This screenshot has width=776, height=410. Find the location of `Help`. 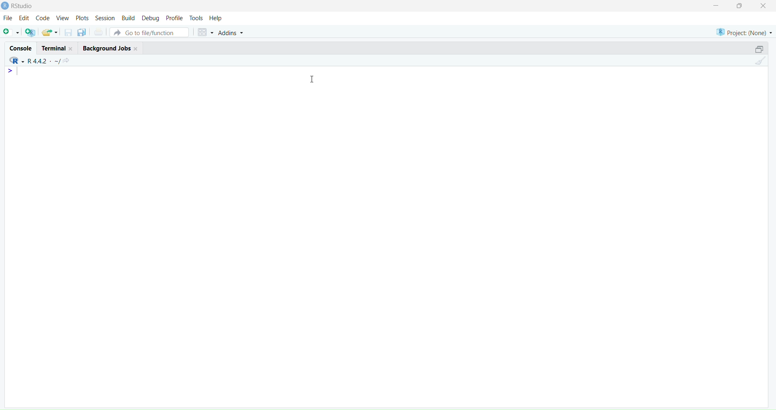

Help is located at coordinates (217, 19).